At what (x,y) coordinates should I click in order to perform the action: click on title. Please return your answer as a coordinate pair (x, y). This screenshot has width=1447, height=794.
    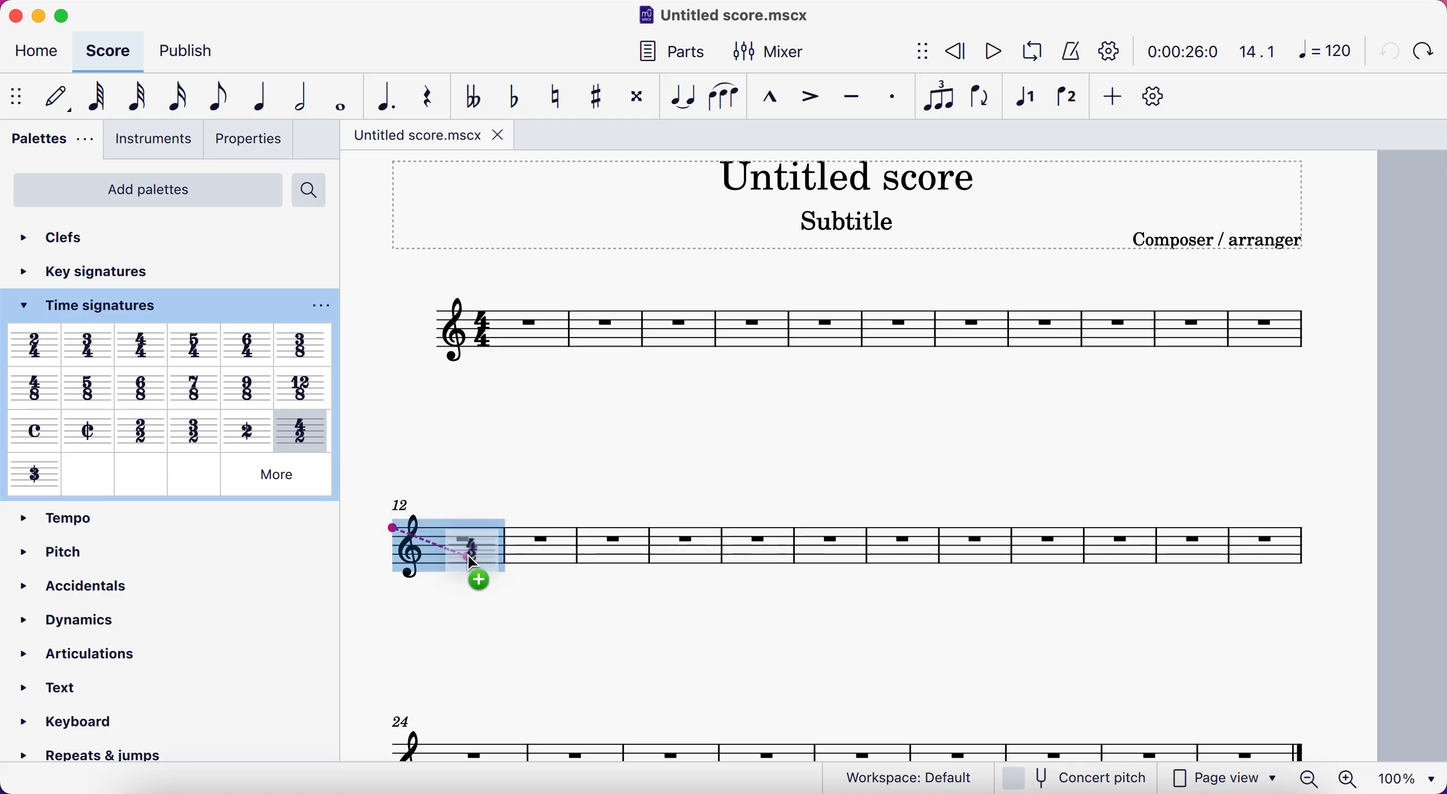
    Looking at the image, I should click on (410, 137).